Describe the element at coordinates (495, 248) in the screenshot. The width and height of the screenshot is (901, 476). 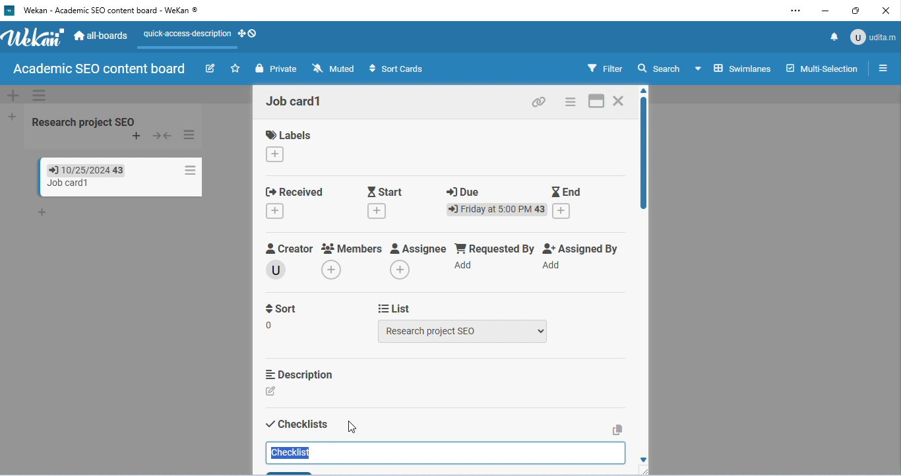
I see `requested by` at that location.